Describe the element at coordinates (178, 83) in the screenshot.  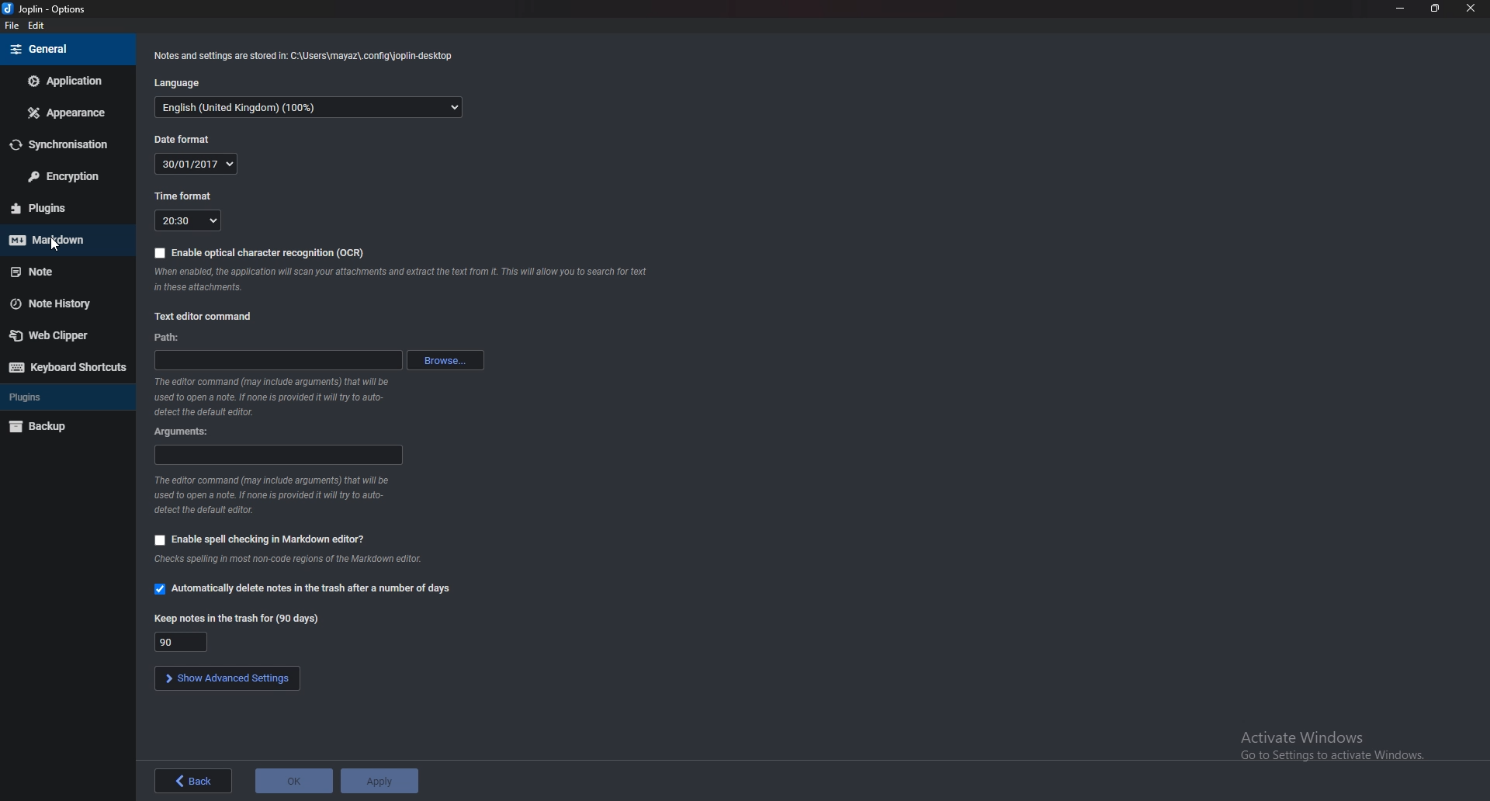
I see `language` at that location.